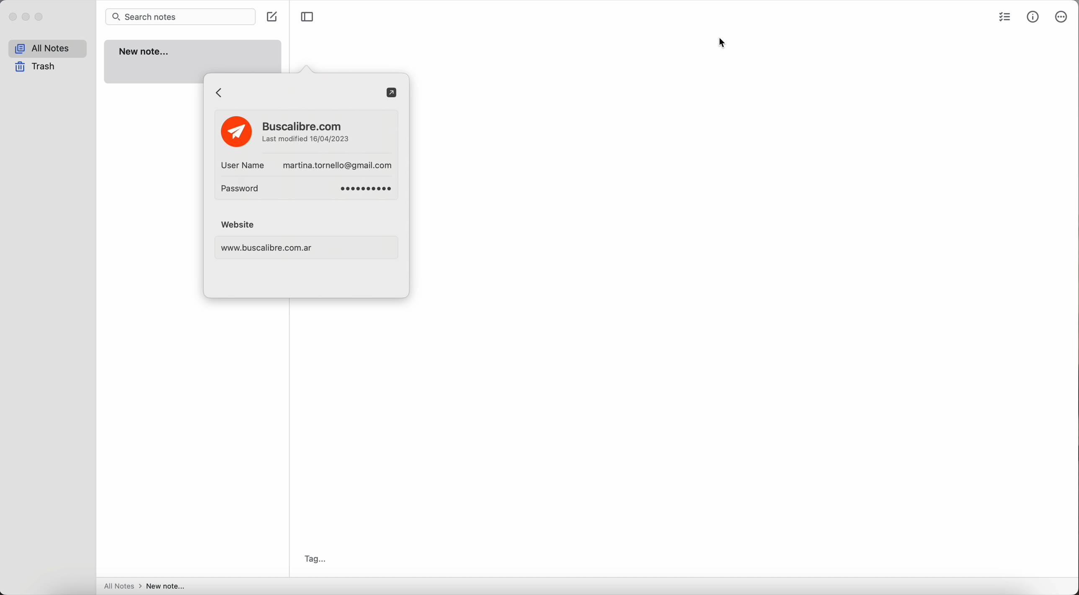 This screenshot has height=595, width=1079. What do you see at coordinates (392, 93) in the screenshot?
I see `open in passwords` at bounding box center [392, 93].